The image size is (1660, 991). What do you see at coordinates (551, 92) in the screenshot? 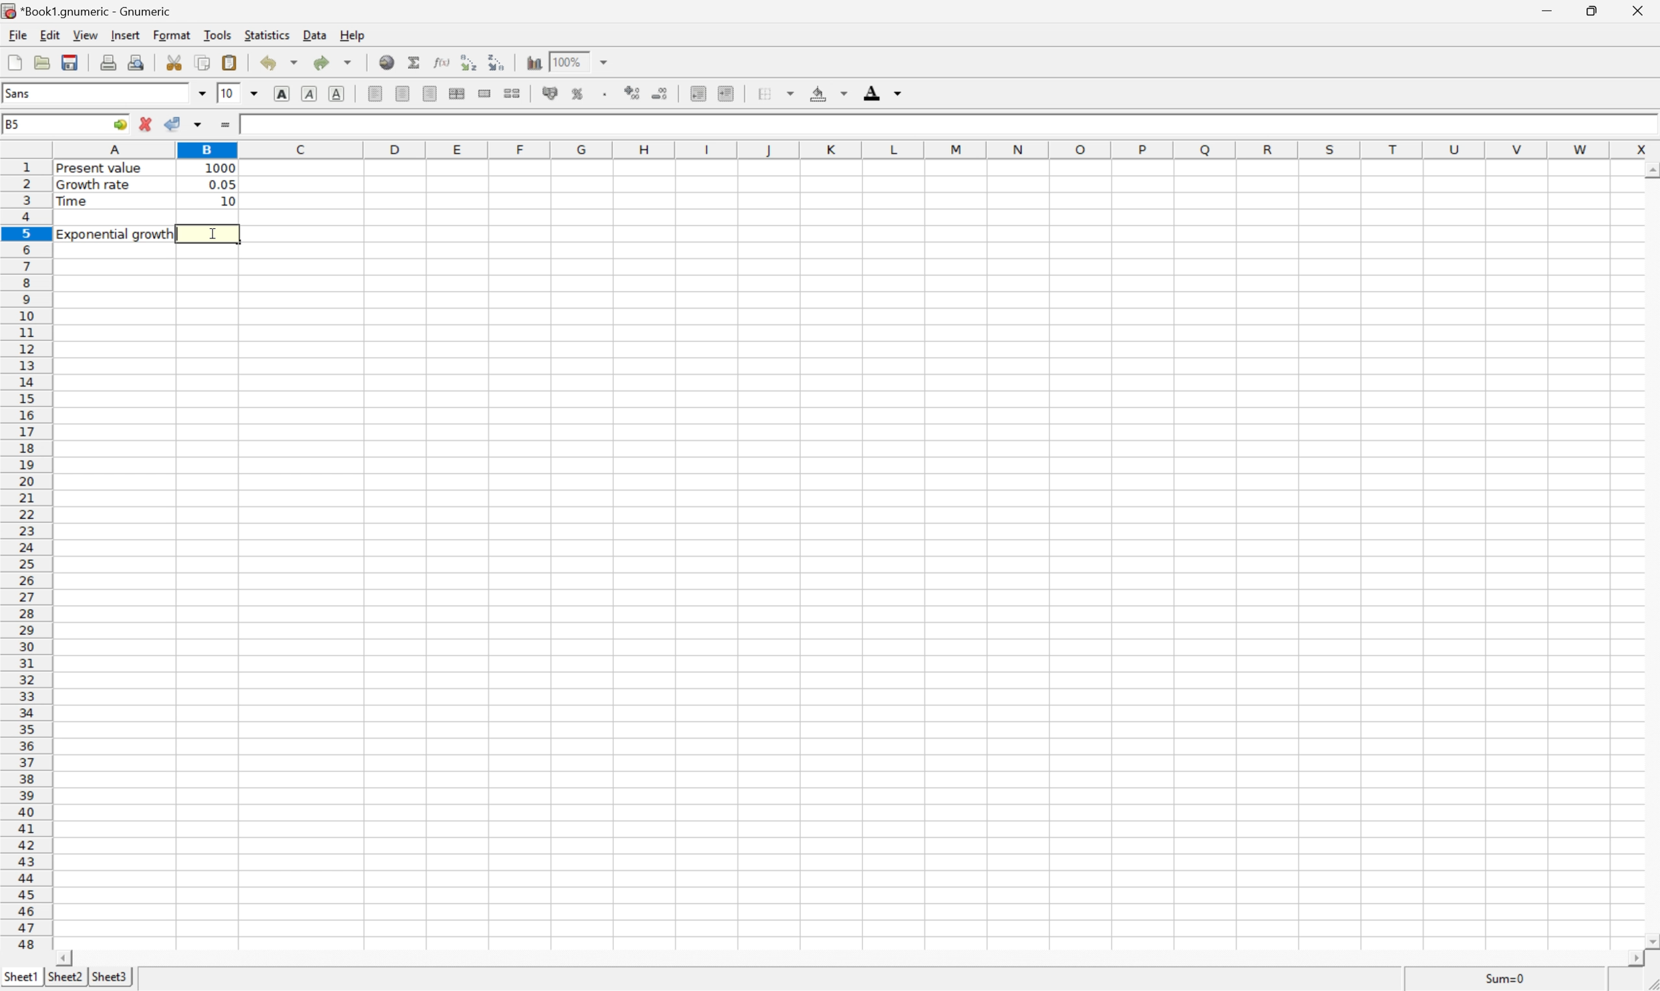
I see `Format the selection as accounting` at bounding box center [551, 92].